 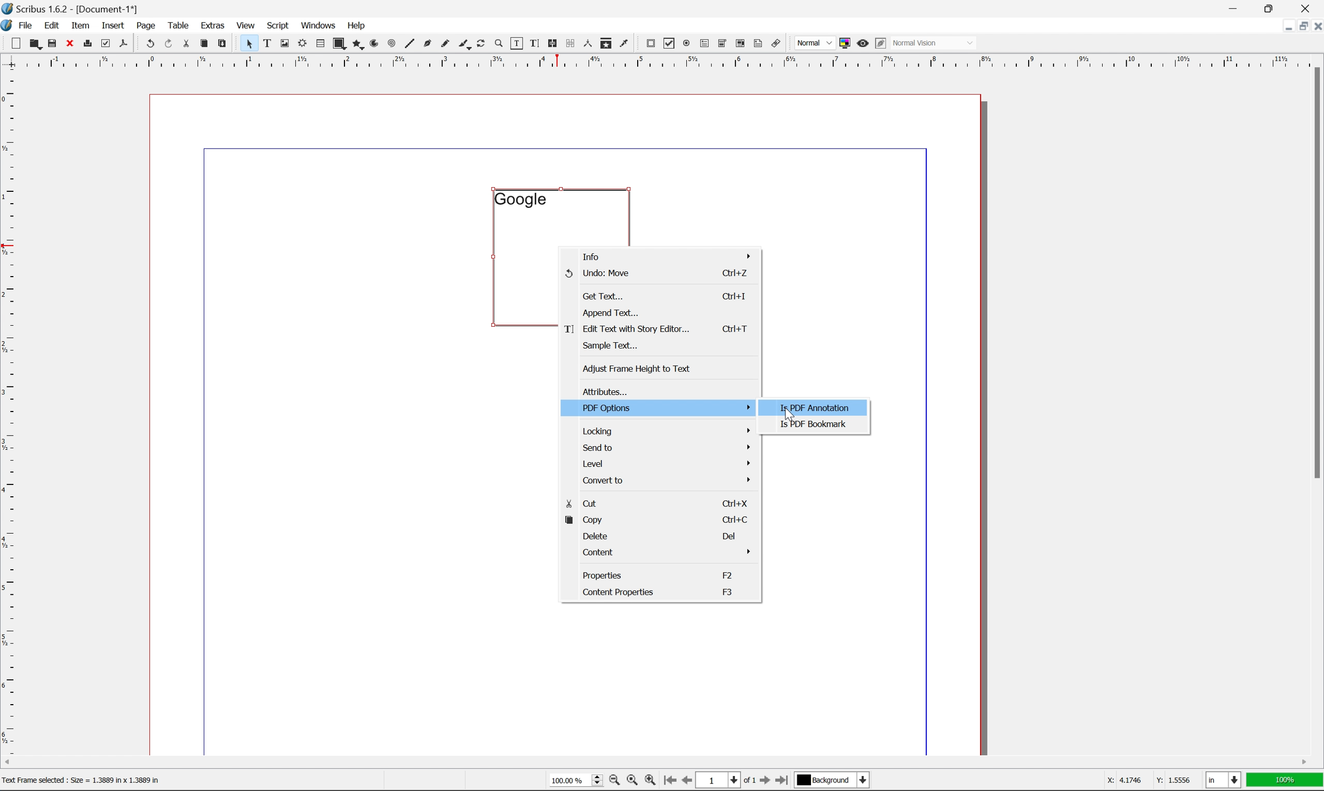 I want to click on edit text with story editor, so click(x=627, y=329).